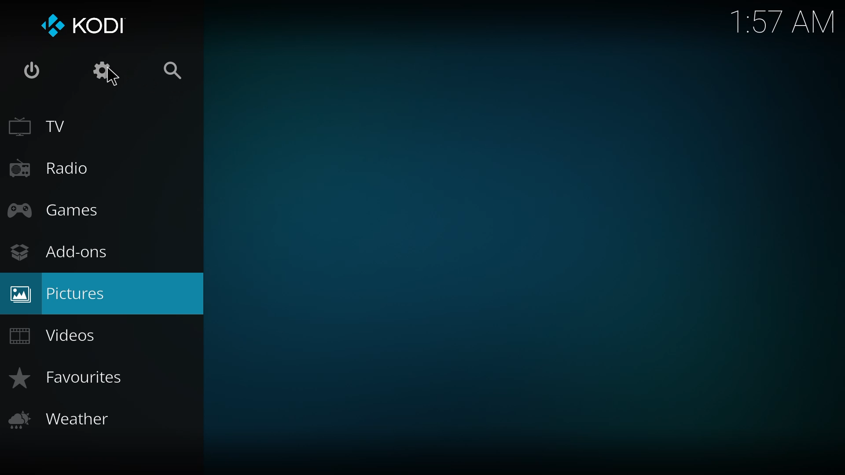 This screenshot has width=845, height=475. Describe the element at coordinates (72, 376) in the screenshot. I see `favorites` at that location.